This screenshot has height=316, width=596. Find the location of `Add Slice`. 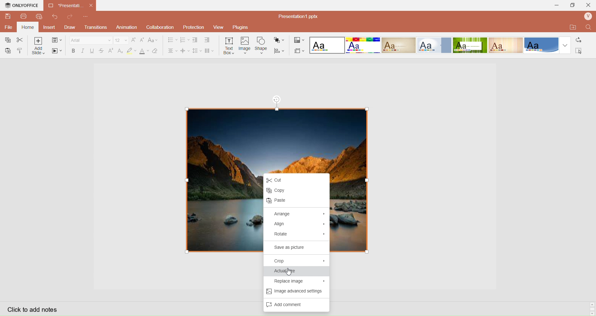

Add Slice is located at coordinates (38, 47).